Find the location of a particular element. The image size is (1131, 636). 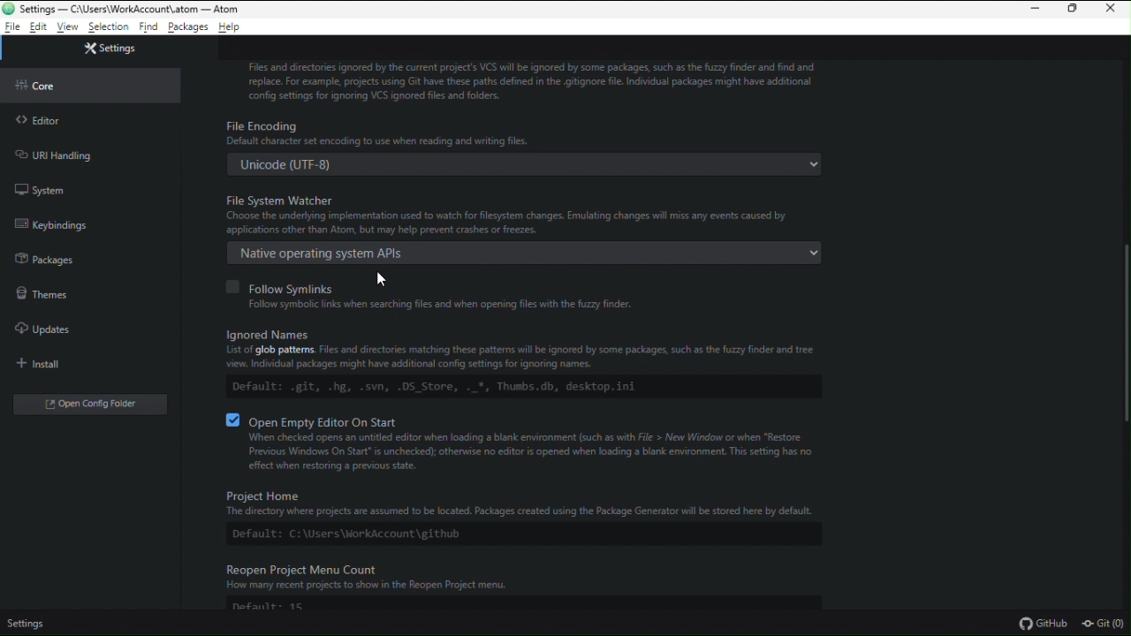

Settings is located at coordinates (109, 47).